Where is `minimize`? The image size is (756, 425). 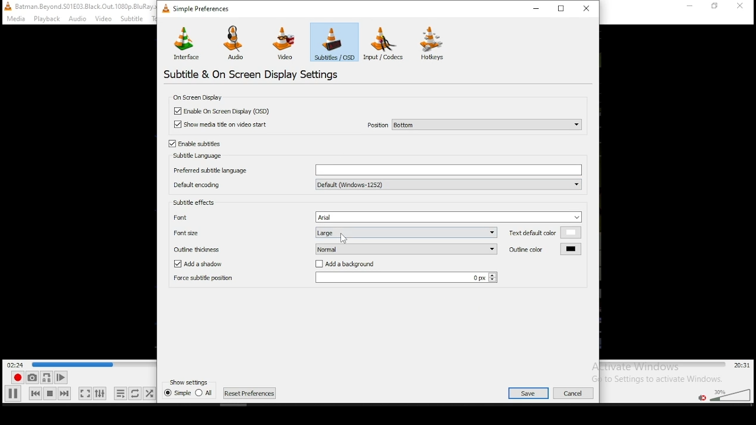
minimize is located at coordinates (691, 6).